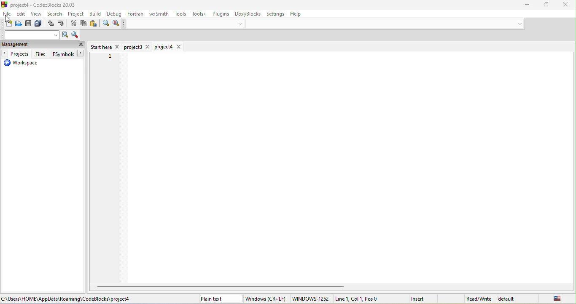 The image size is (576, 304). What do you see at coordinates (105, 24) in the screenshot?
I see `find` at bounding box center [105, 24].